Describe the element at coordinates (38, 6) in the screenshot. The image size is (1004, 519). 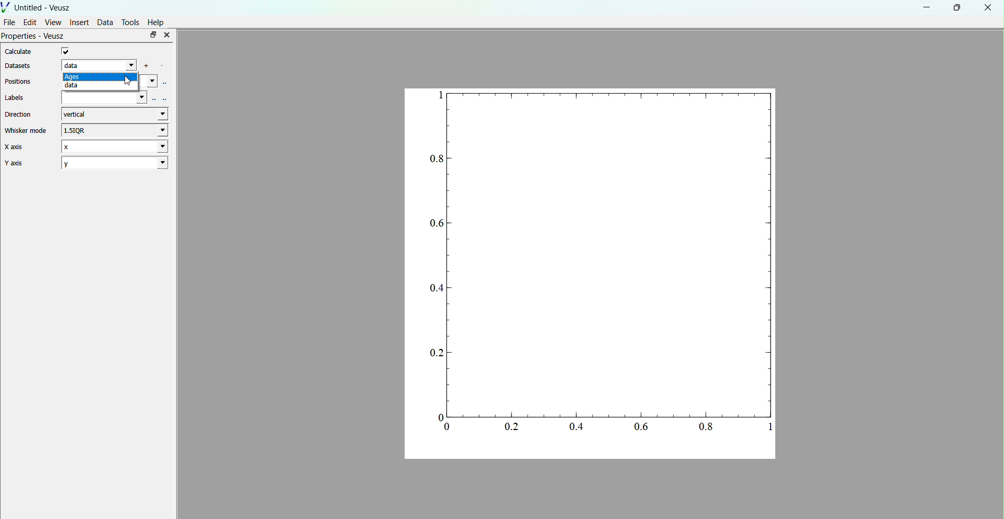
I see `Untitled - Veusz` at that location.